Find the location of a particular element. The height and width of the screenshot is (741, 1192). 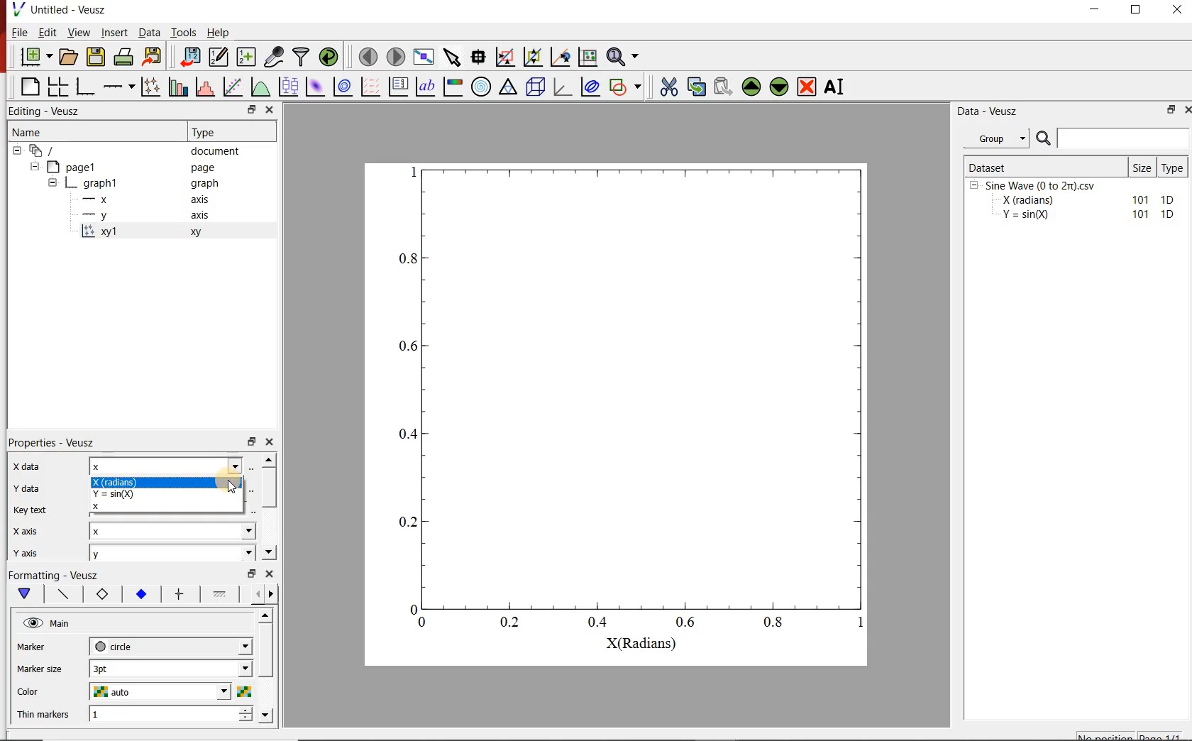

y is located at coordinates (172, 553).